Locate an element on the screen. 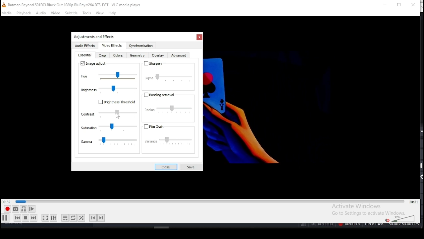 The width and height of the screenshot is (424, 239). video is located at coordinates (56, 13).